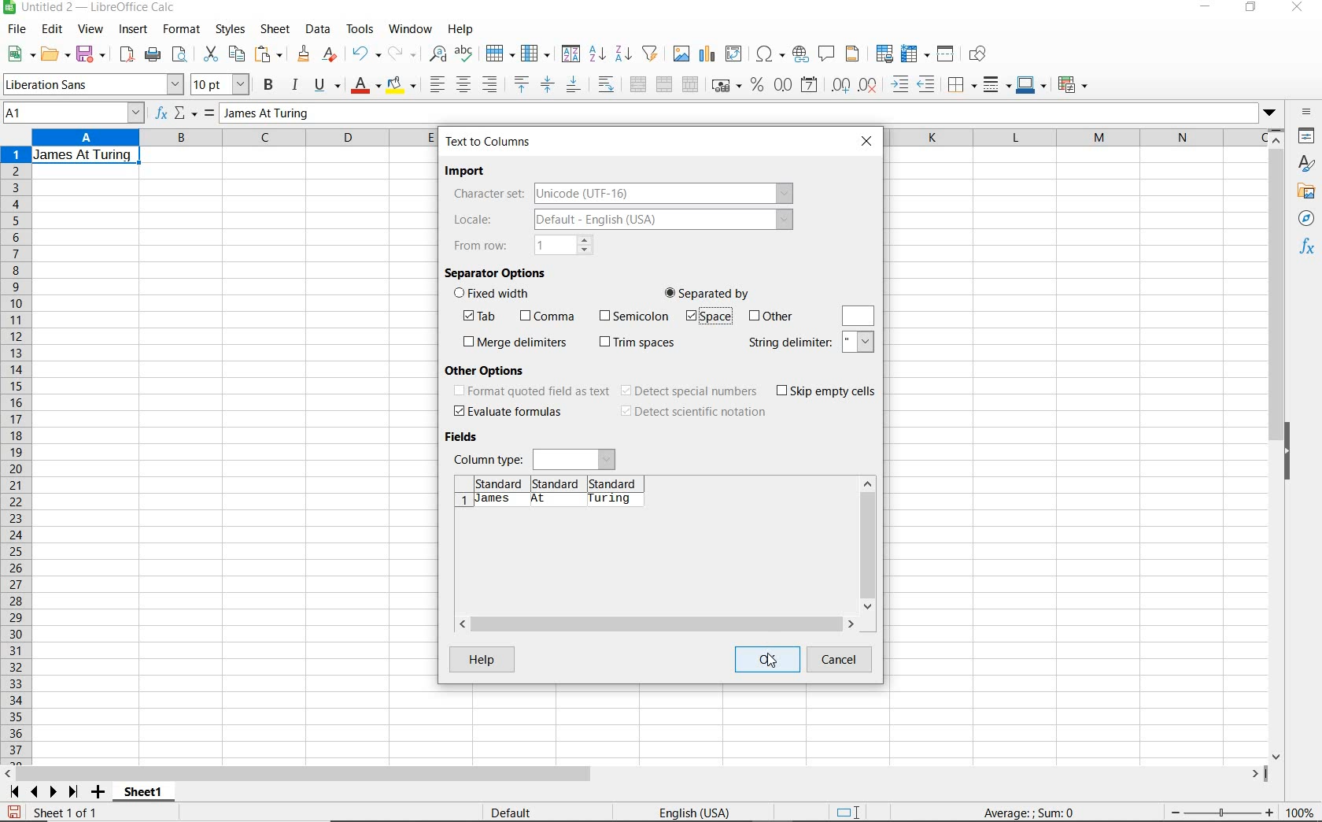 The image size is (1322, 822). I want to click on sort descending, so click(623, 54).